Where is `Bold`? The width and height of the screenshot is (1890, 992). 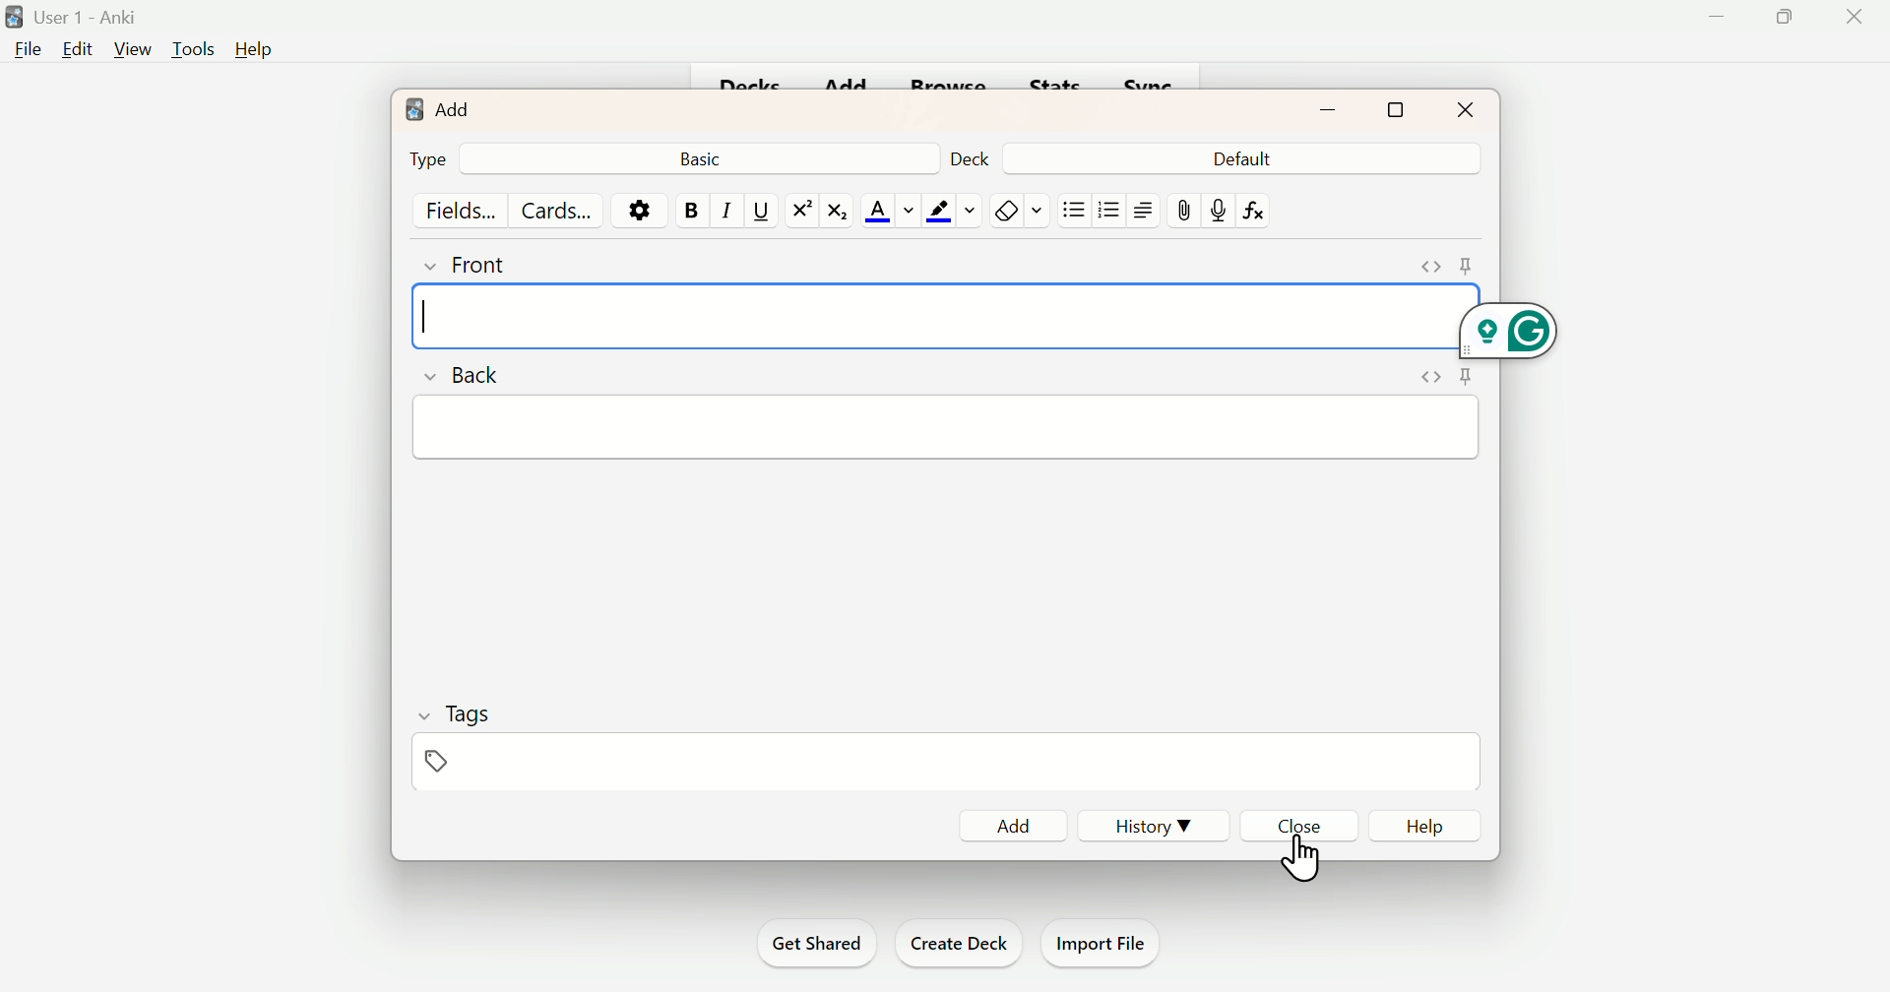
Bold is located at coordinates (686, 211).